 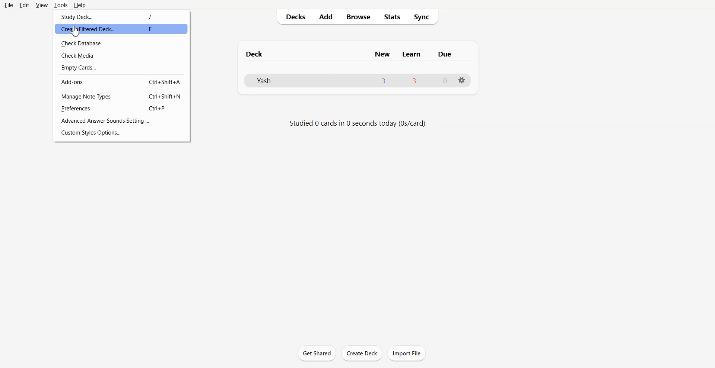 What do you see at coordinates (42, 5) in the screenshot?
I see `View` at bounding box center [42, 5].